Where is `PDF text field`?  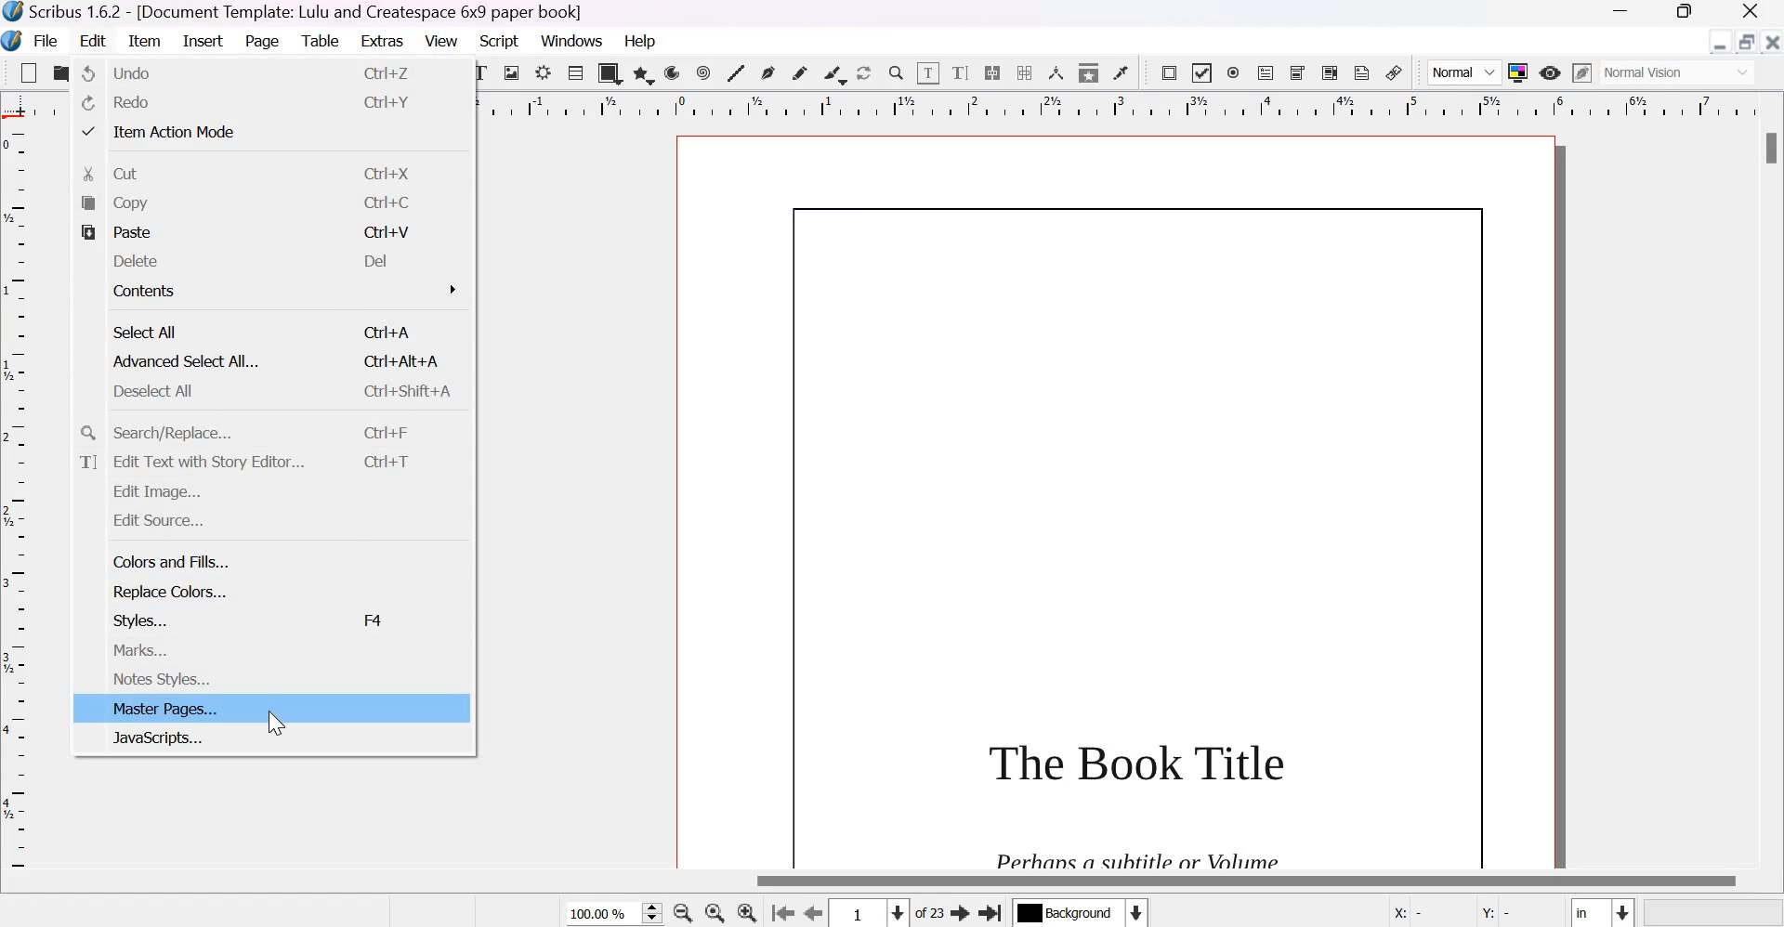
PDF text field is located at coordinates (1266, 72).